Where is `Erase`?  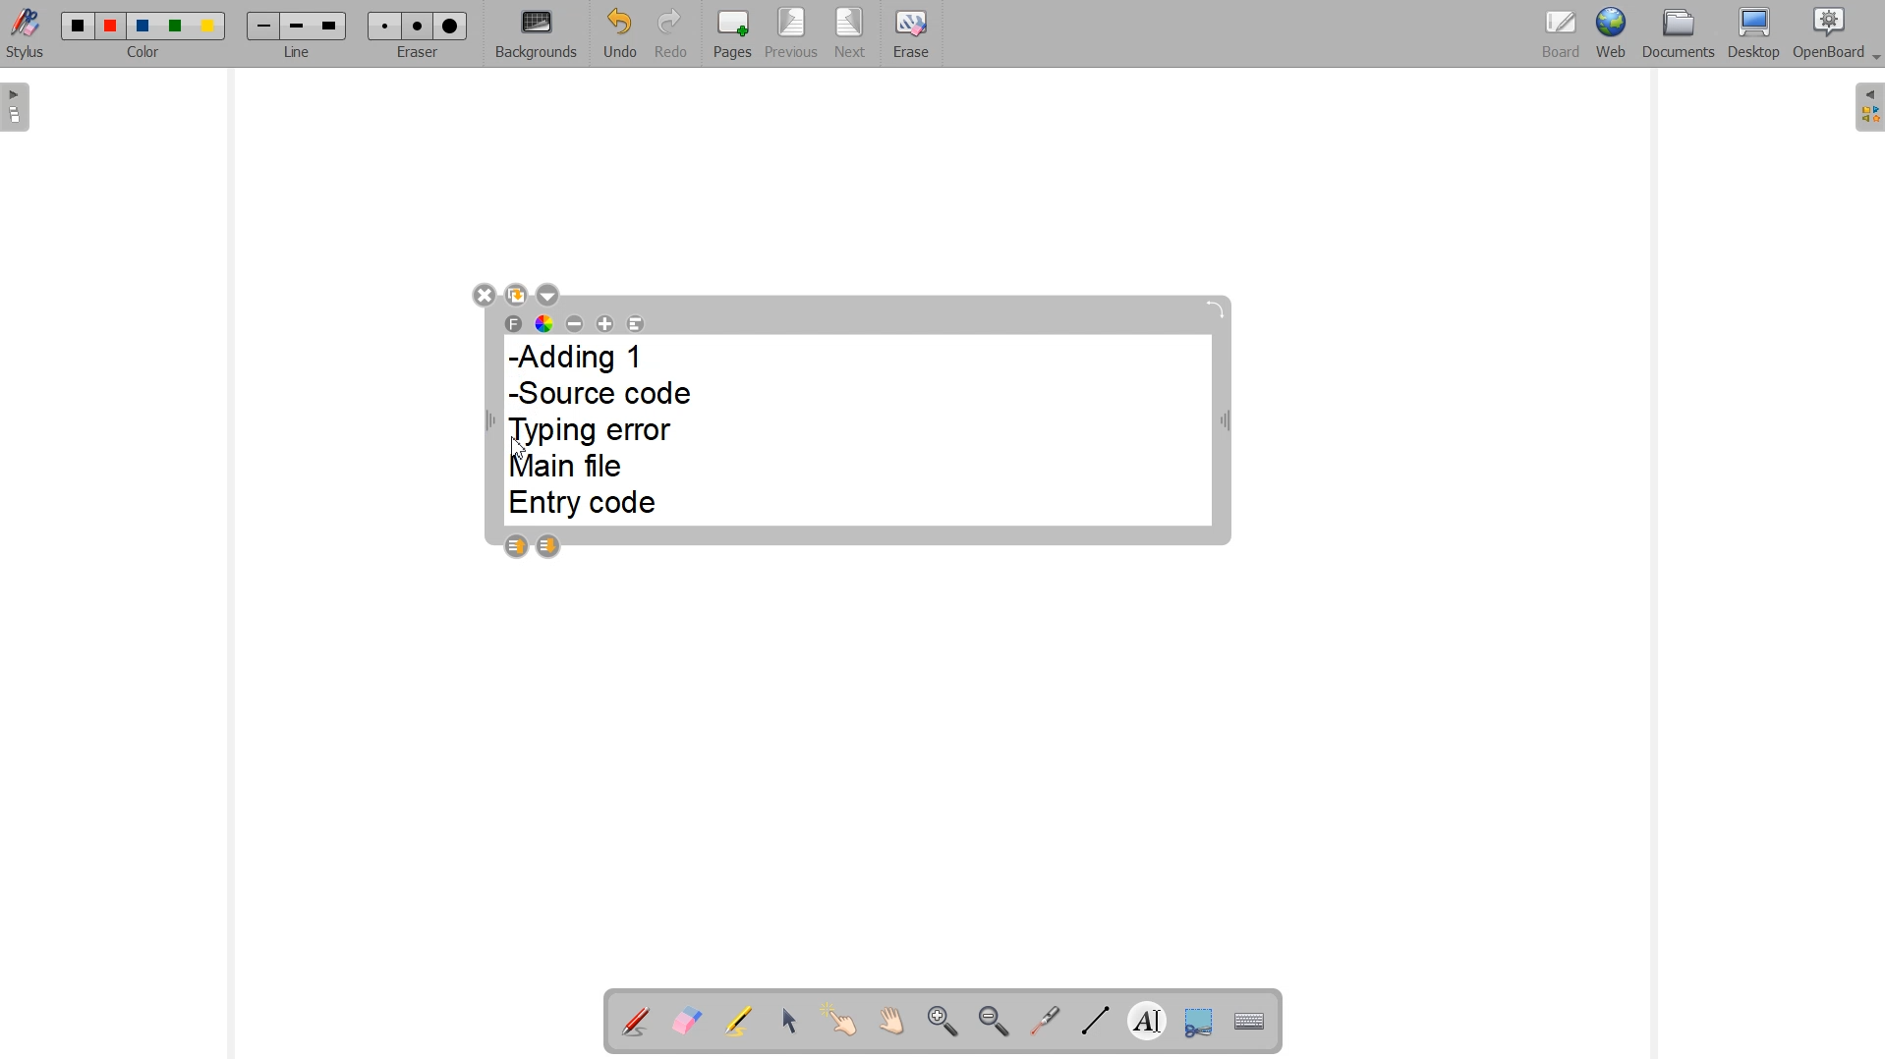 Erase is located at coordinates (911, 31).